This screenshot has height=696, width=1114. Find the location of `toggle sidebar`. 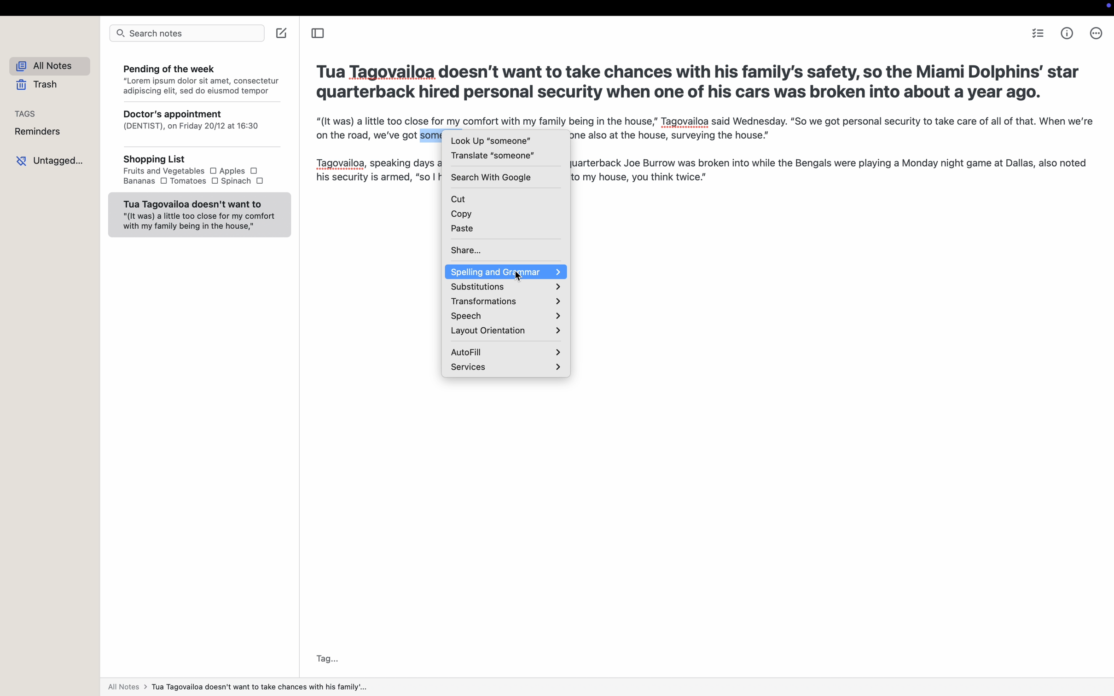

toggle sidebar is located at coordinates (318, 35).